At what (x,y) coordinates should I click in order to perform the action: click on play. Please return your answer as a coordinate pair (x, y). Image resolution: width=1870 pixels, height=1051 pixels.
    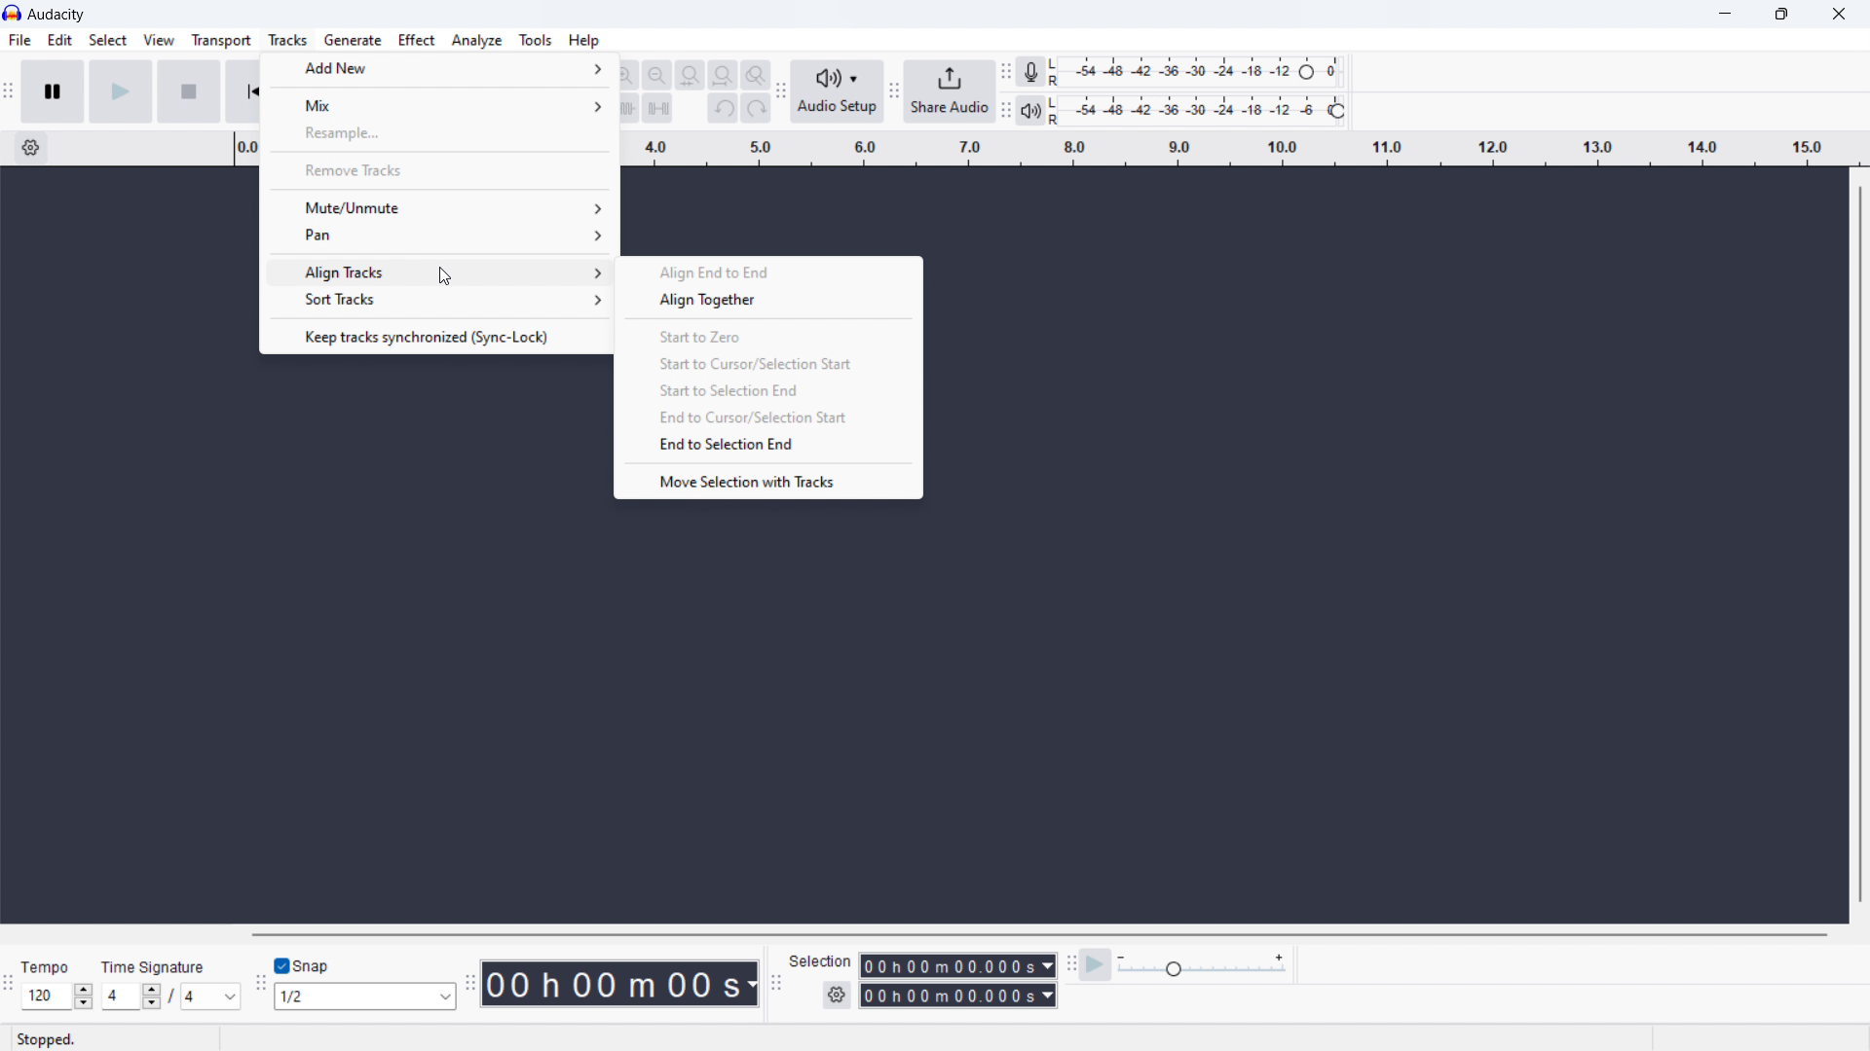
    Looking at the image, I should click on (120, 91).